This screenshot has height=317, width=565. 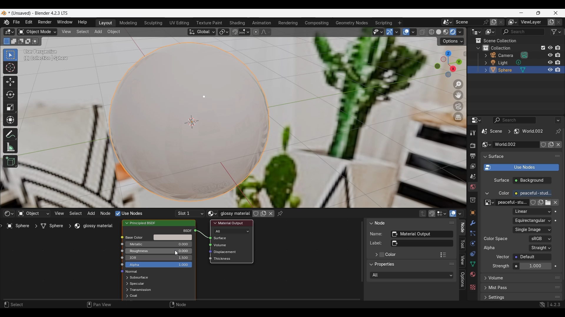 What do you see at coordinates (235, 213) in the screenshot?
I see `Glossy material` at bounding box center [235, 213].